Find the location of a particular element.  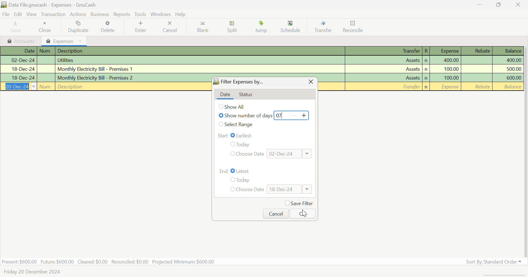

Close is located at coordinates (518, 5).